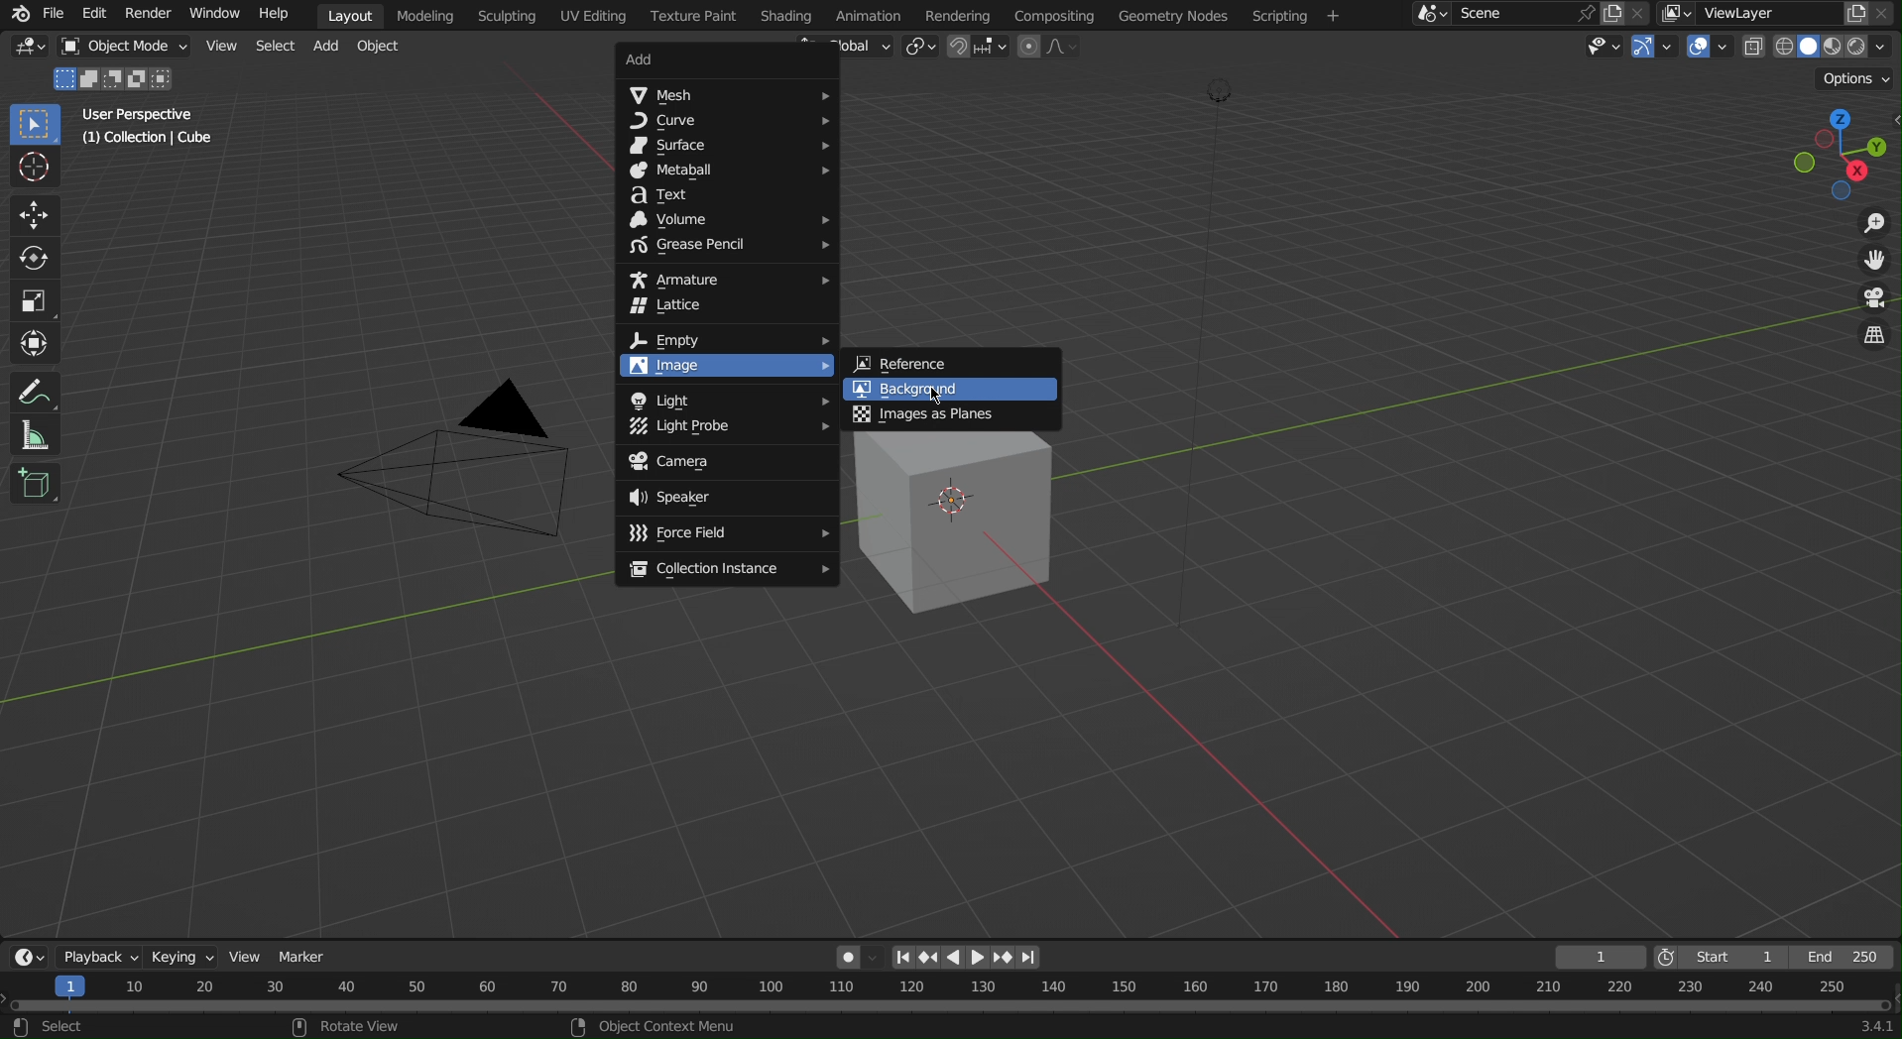 This screenshot has width=1902, height=1039. Describe the element at coordinates (728, 198) in the screenshot. I see `Text` at that location.